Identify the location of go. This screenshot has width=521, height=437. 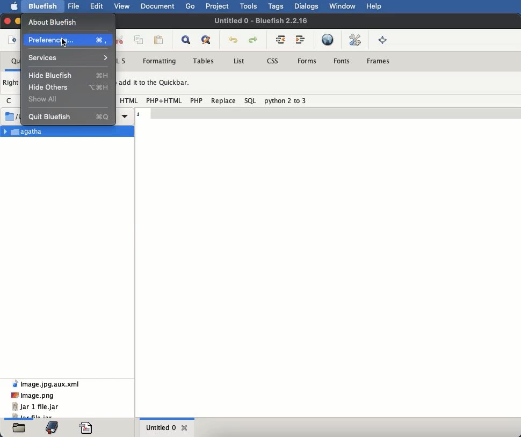
(191, 6).